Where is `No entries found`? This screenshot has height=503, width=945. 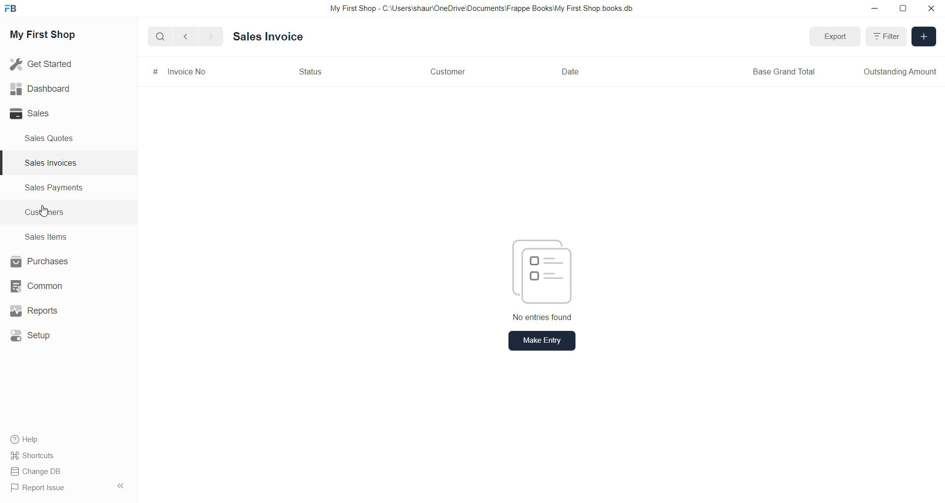
No entries found is located at coordinates (546, 319).